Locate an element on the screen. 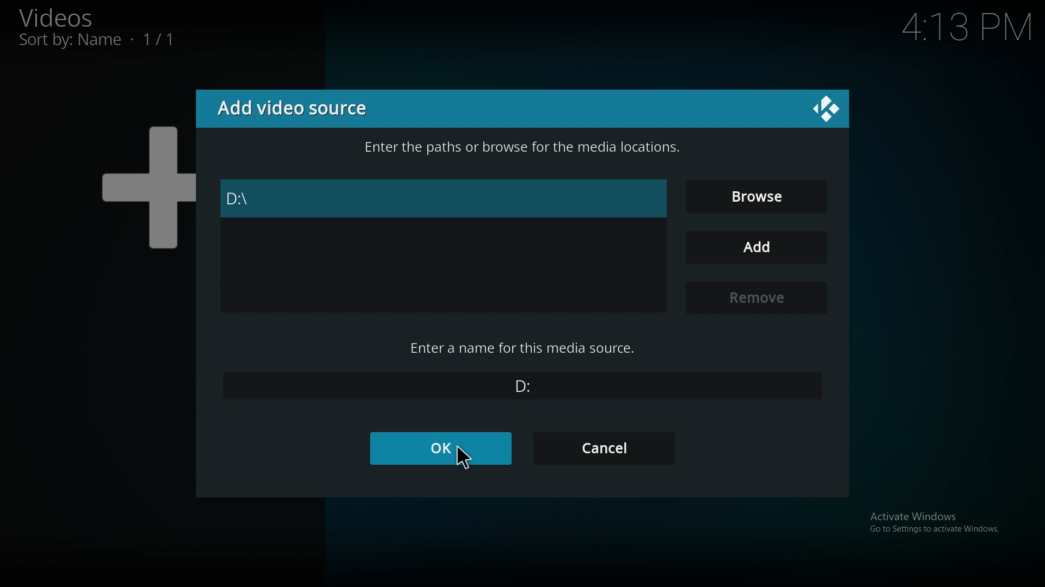 This screenshot has width=1045, height=587. cursor is located at coordinates (463, 457).